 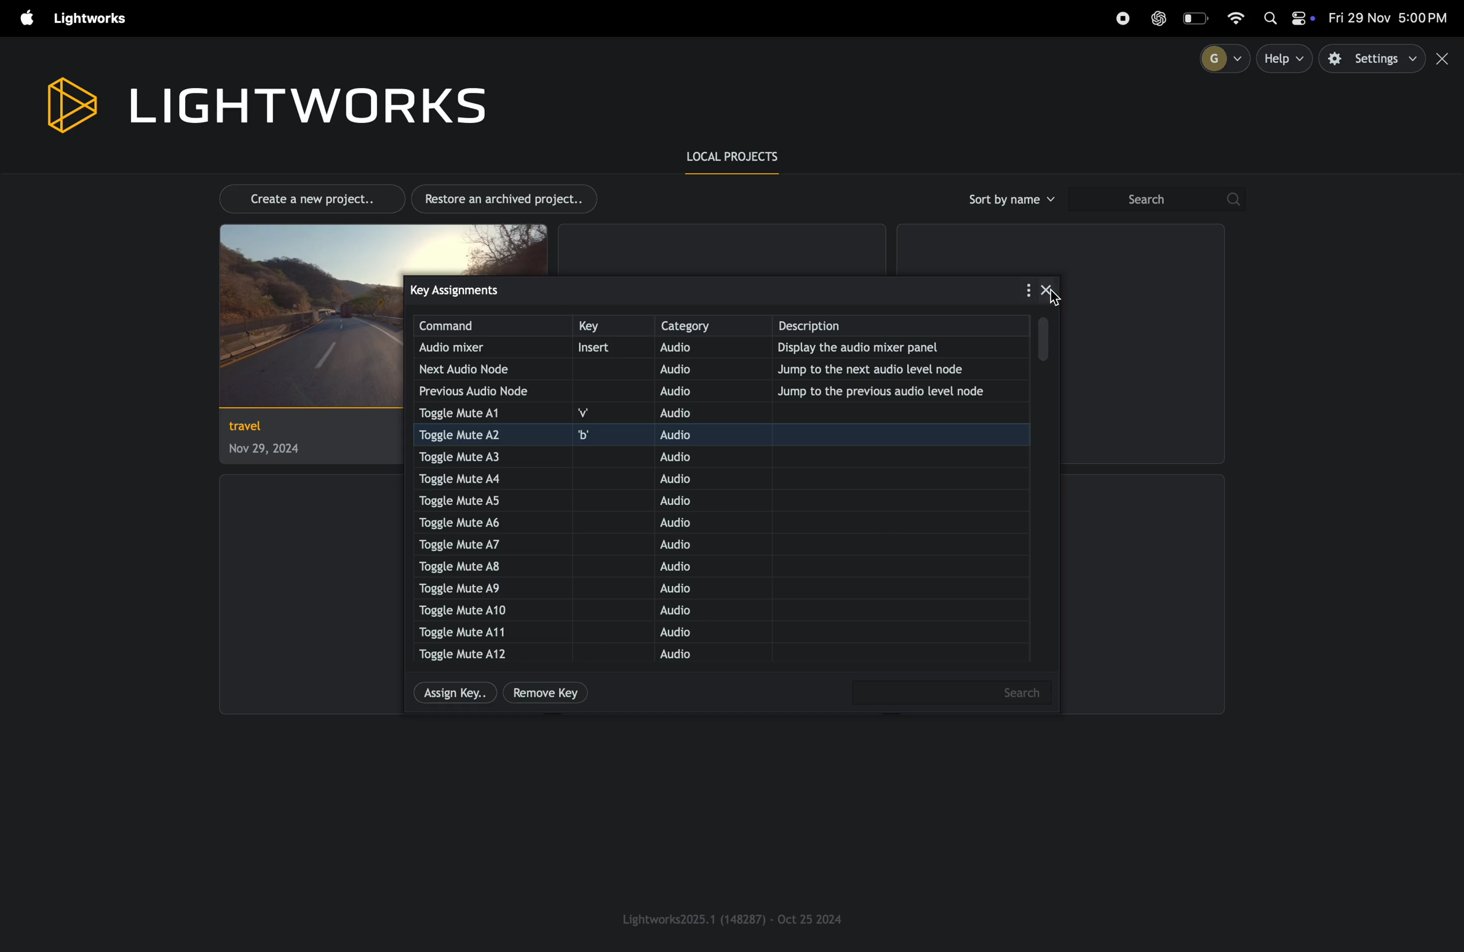 I want to click on audio, so click(x=684, y=526).